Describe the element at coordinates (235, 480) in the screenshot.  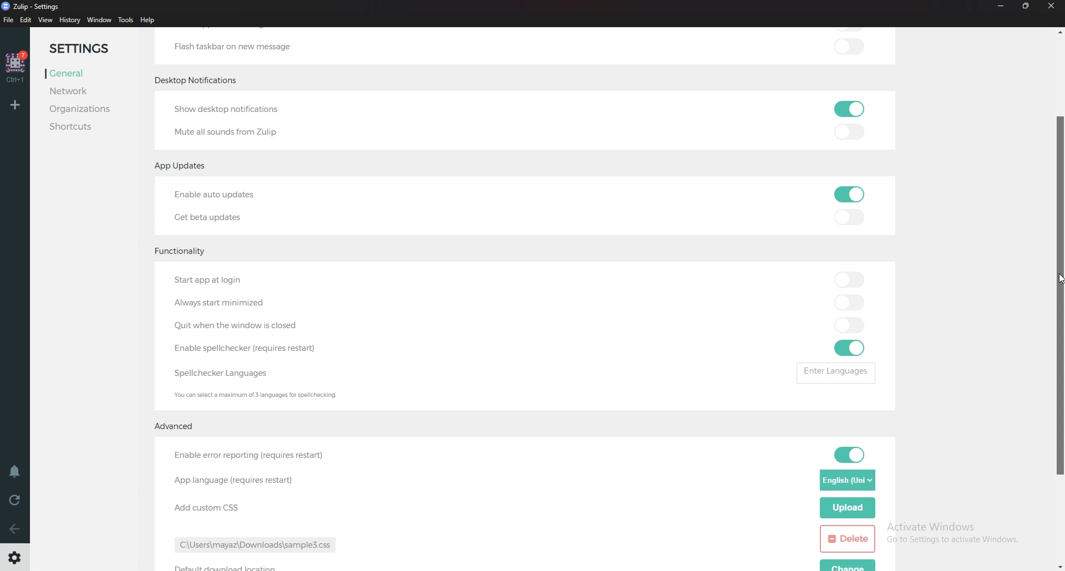
I see `App language` at that location.